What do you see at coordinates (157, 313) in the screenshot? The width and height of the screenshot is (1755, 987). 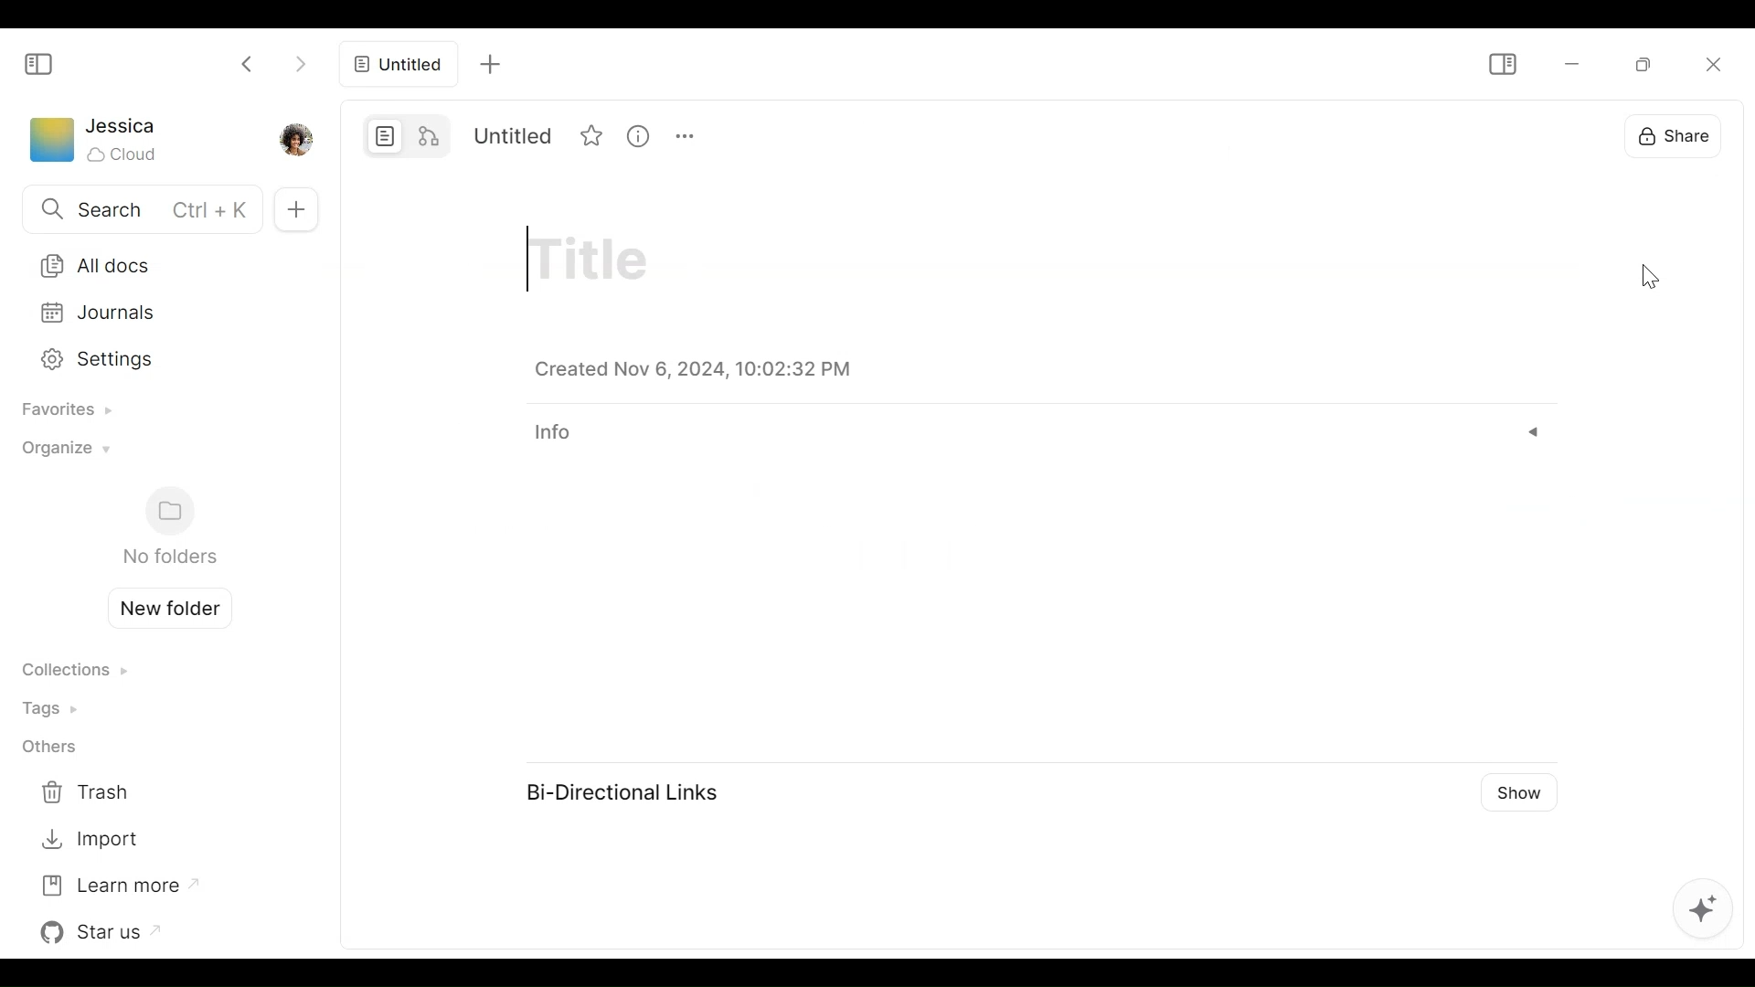 I see `Journals` at bounding box center [157, 313].